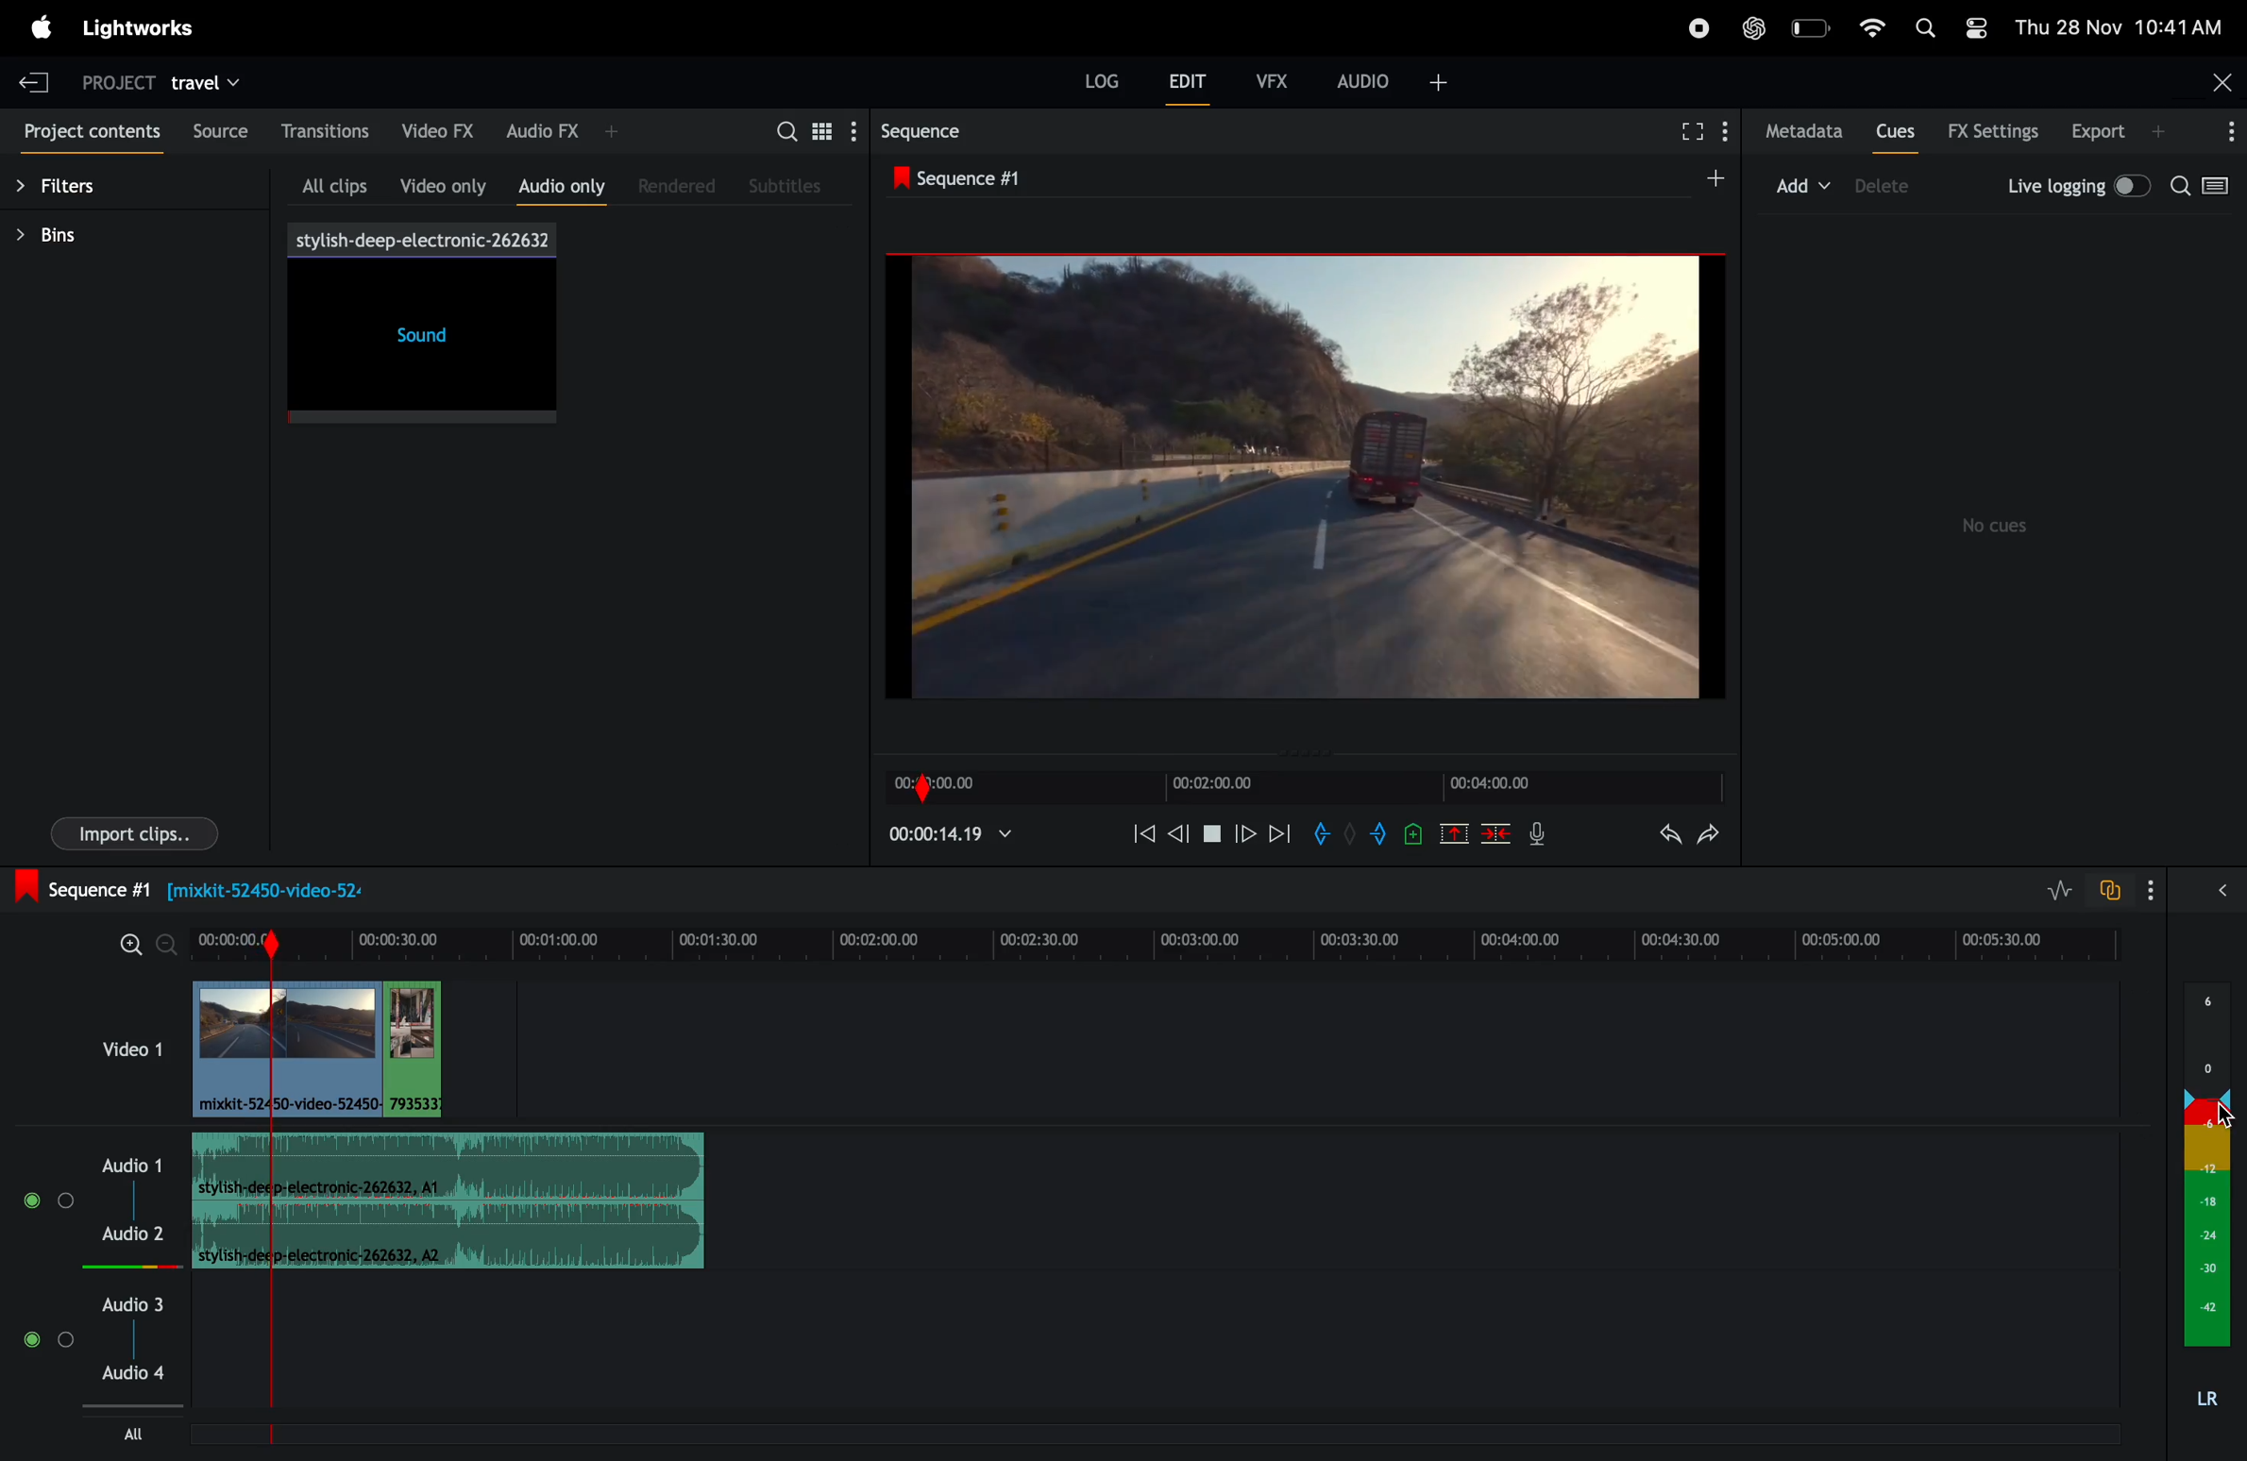 The width and height of the screenshot is (2247, 1461). I want to click on sequence 1: Information, so click(870, 887).